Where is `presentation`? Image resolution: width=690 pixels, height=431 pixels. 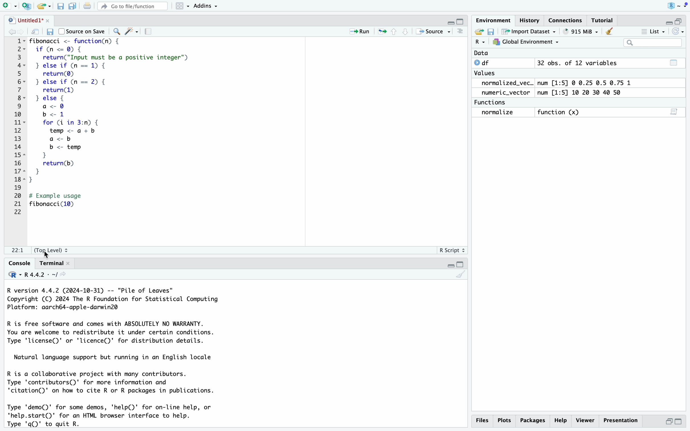 presentation is located at coordinates (620, 420).